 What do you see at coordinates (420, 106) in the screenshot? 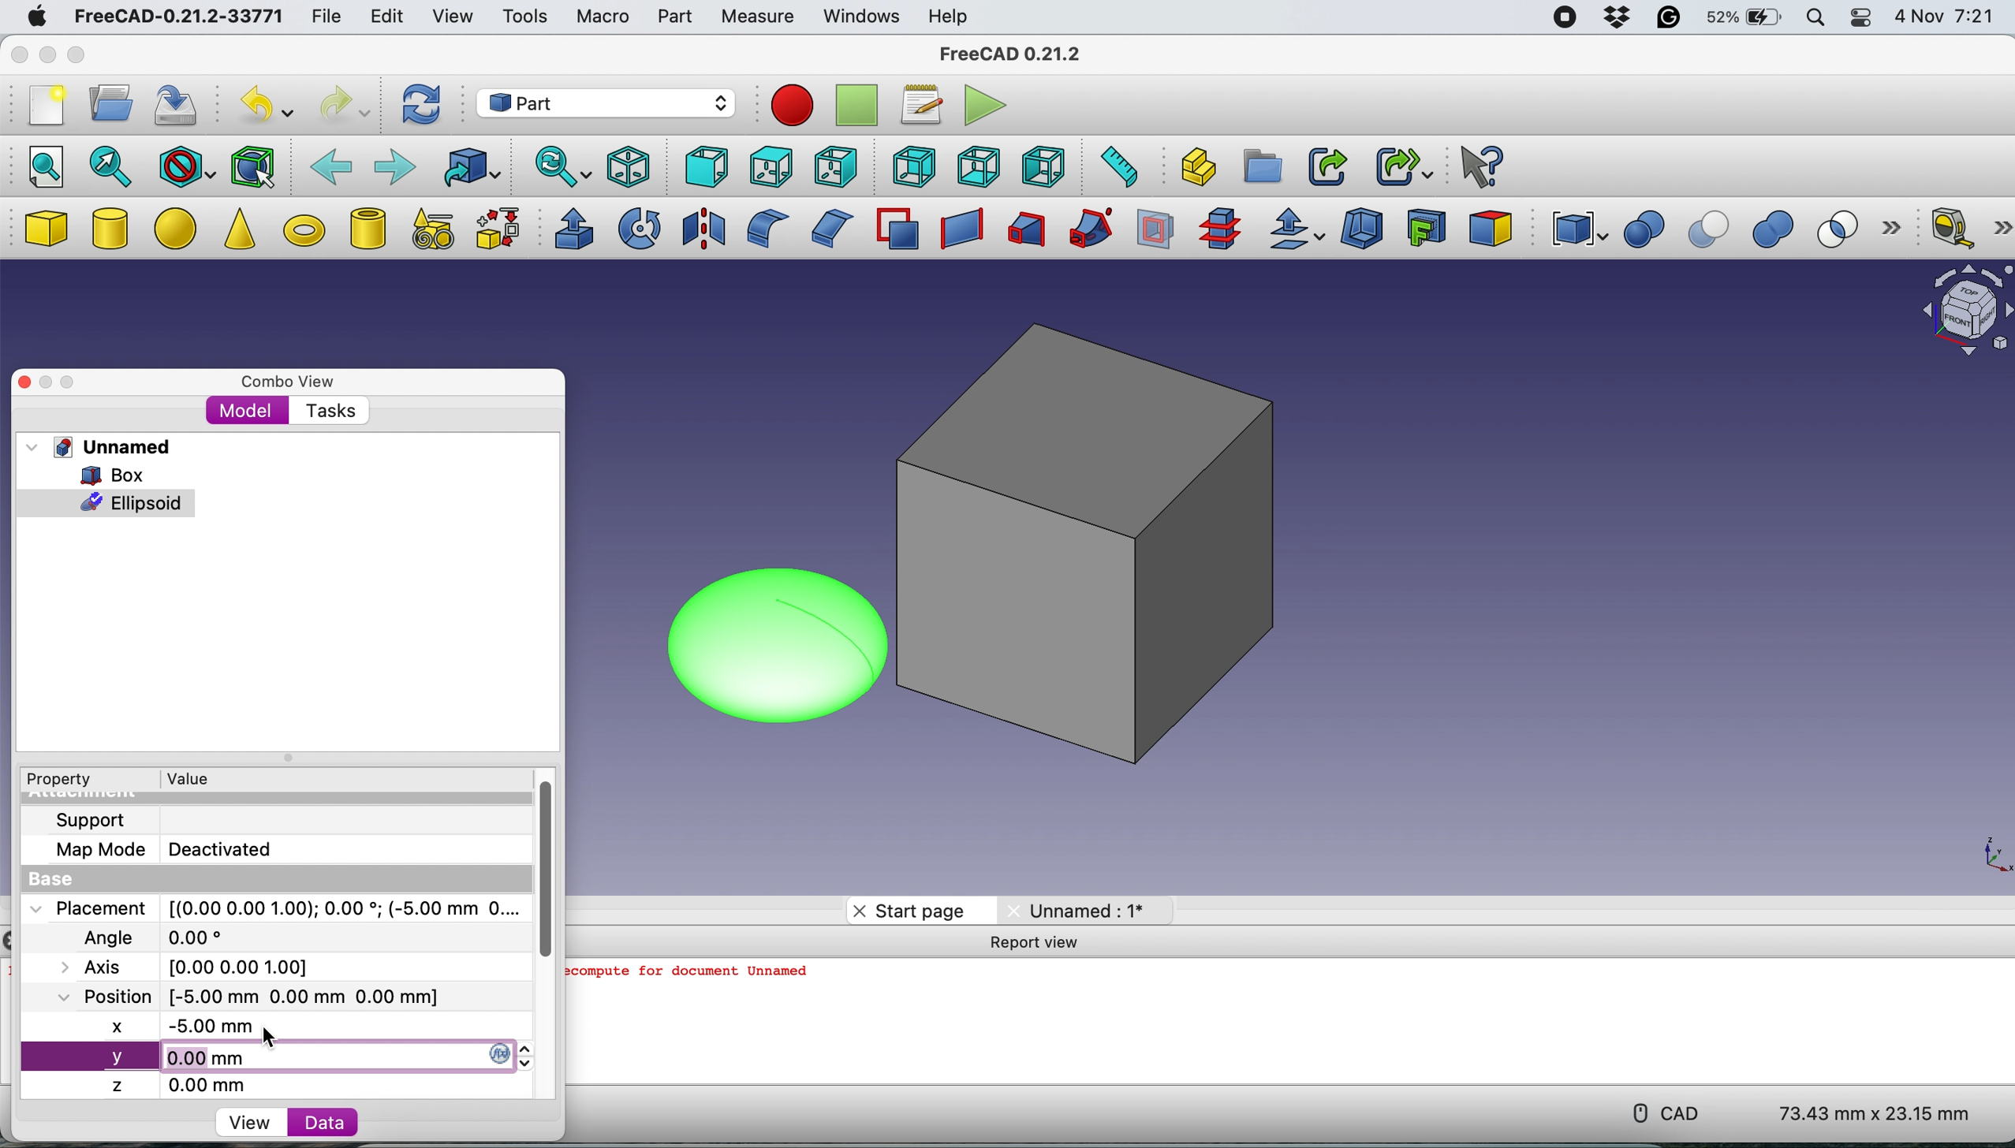
I see `refresh` at bounding box center [420, 106].